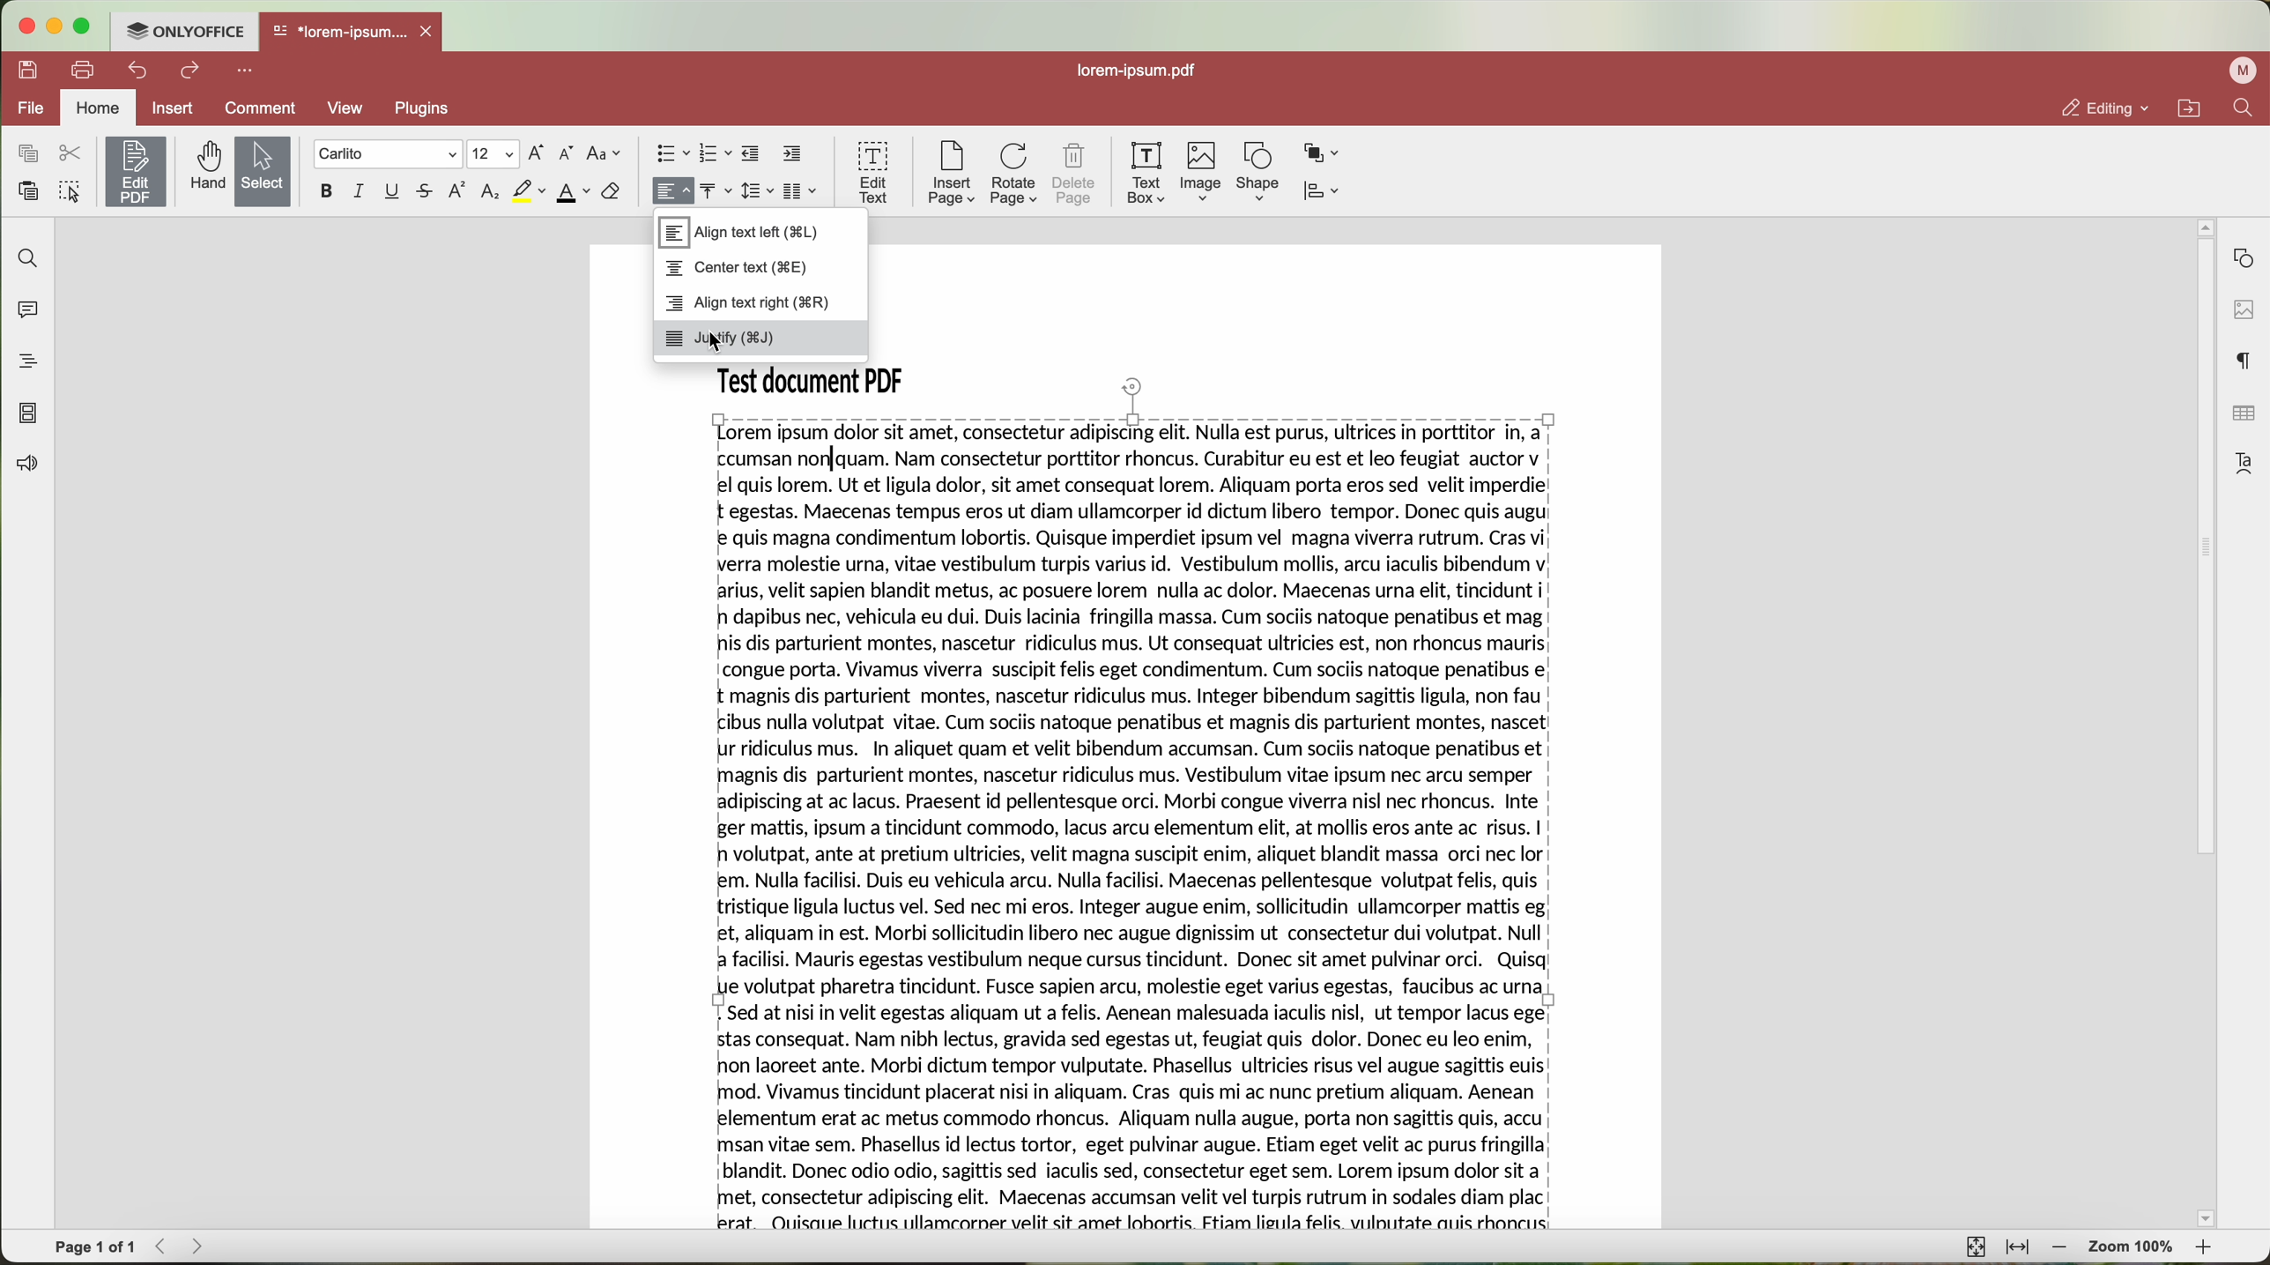  What do you see at coordinates (2242, 464) in the screenshot?
I see `text art settings` at bounding box center [2242, 464].